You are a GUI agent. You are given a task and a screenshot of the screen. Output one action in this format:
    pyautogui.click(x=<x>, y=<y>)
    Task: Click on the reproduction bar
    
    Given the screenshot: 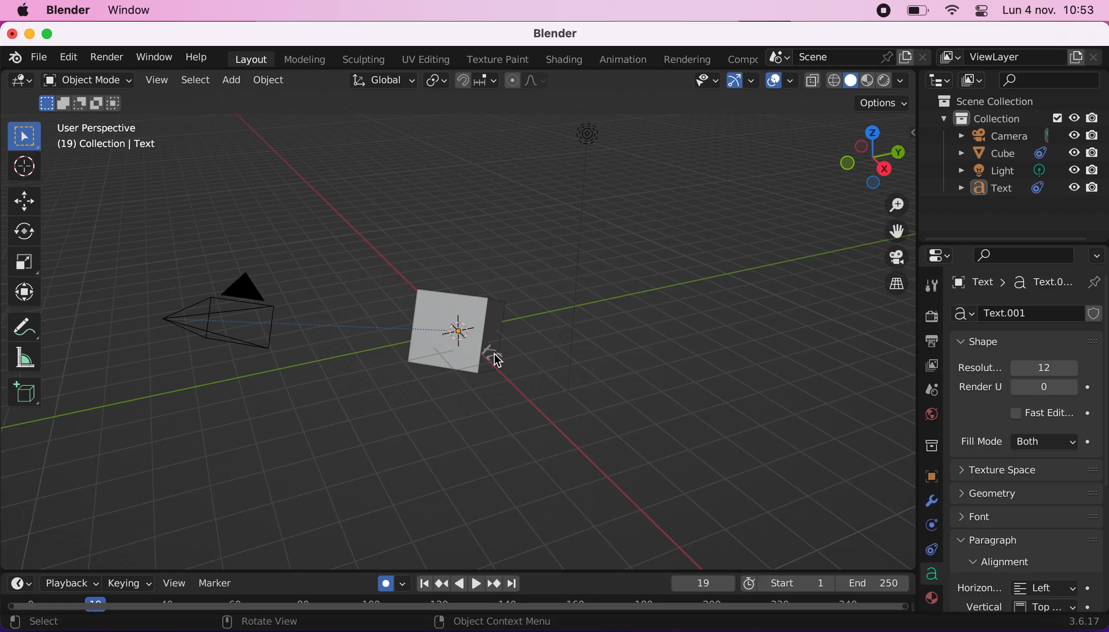 What is the action you would take?
    pyautogui.click(x=473, y=580)
    